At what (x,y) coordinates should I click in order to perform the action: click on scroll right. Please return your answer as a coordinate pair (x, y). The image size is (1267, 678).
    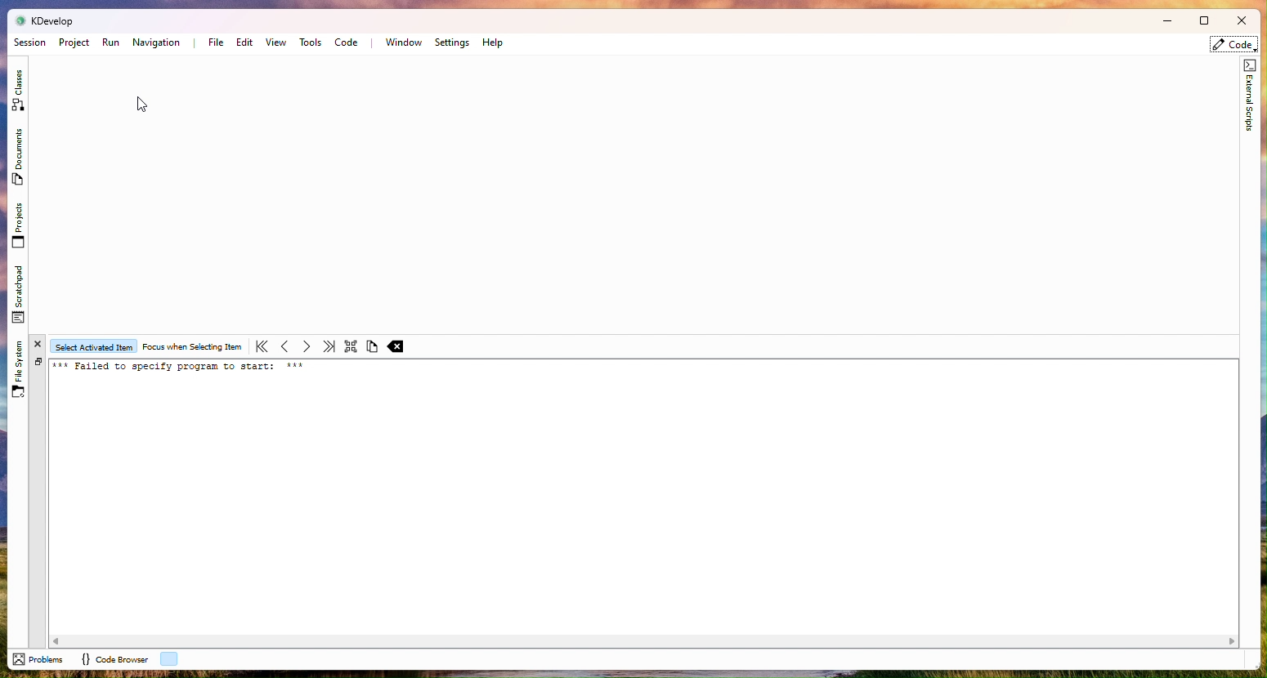
    Looking at the image, I should click on (1233, 641).